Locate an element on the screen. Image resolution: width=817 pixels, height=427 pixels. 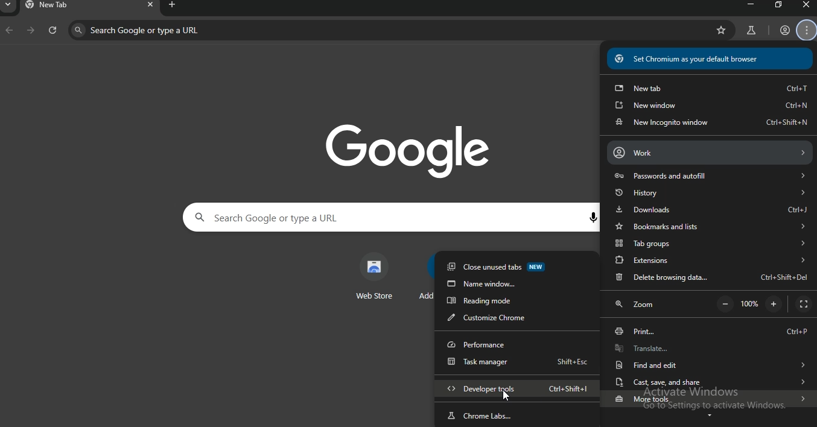
more tools is located at coordinates (711, 401).